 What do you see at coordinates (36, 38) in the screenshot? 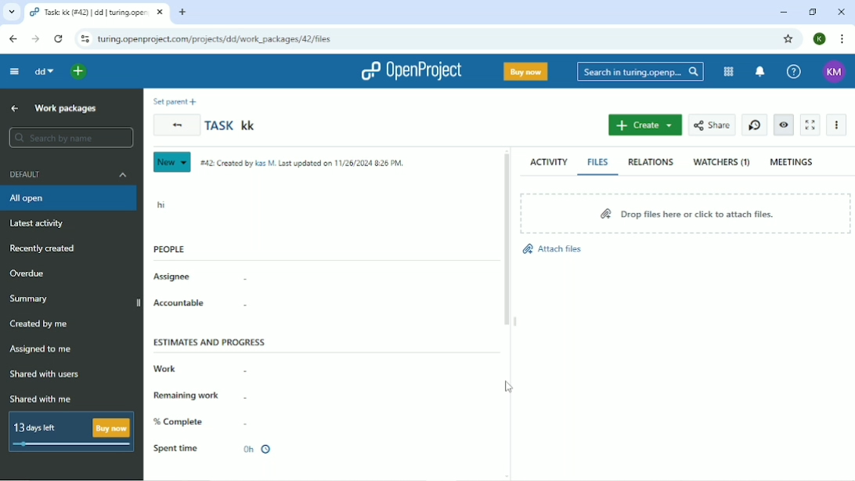
I see `Forward` at bounding box center [36, 38].